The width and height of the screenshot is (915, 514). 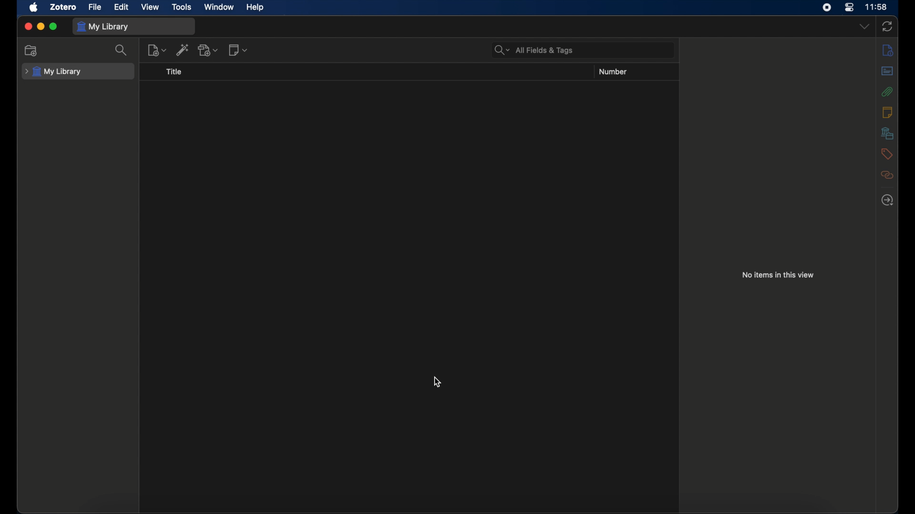 I want to click on minimize, so click(x=40, y=26).